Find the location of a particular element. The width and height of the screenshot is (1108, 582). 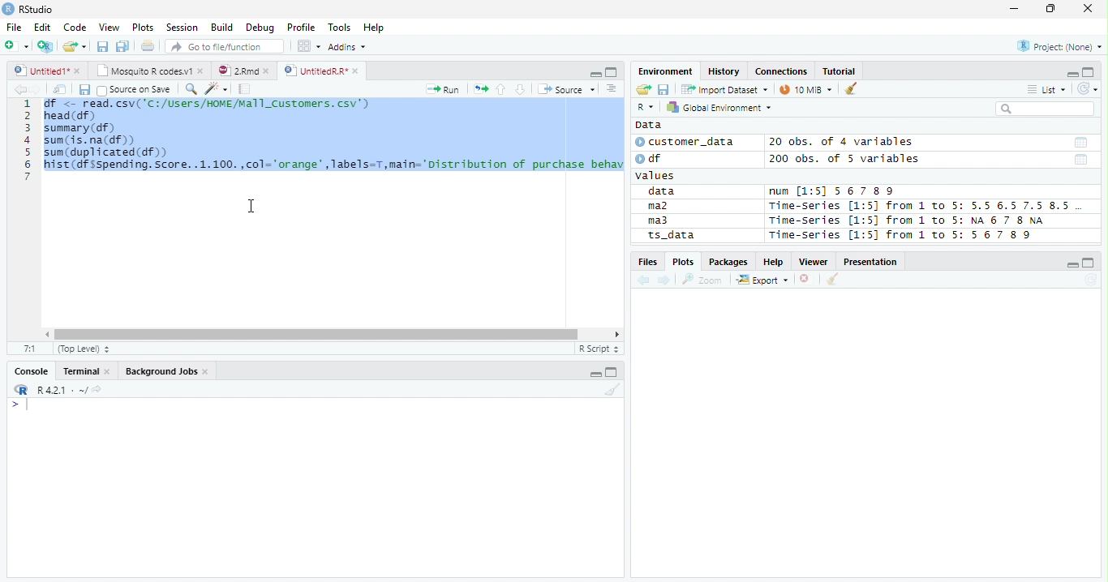

Edit is located at coordinates (41, 26).